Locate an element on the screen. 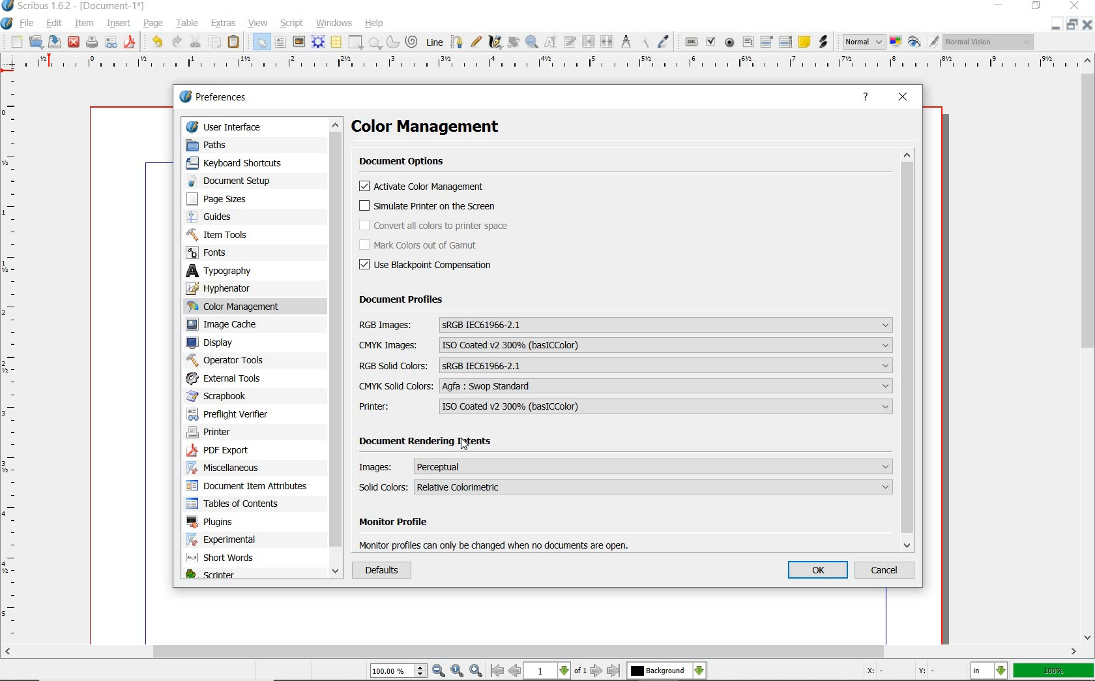 The width and height of the screenshot is (1095, 681). rotate item is located at coordinates (514, 42).